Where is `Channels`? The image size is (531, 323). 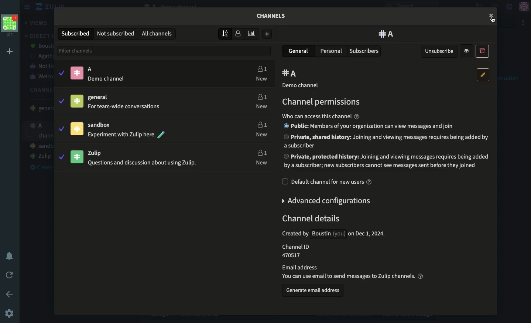 Channels is located at coordinates (38, 90).